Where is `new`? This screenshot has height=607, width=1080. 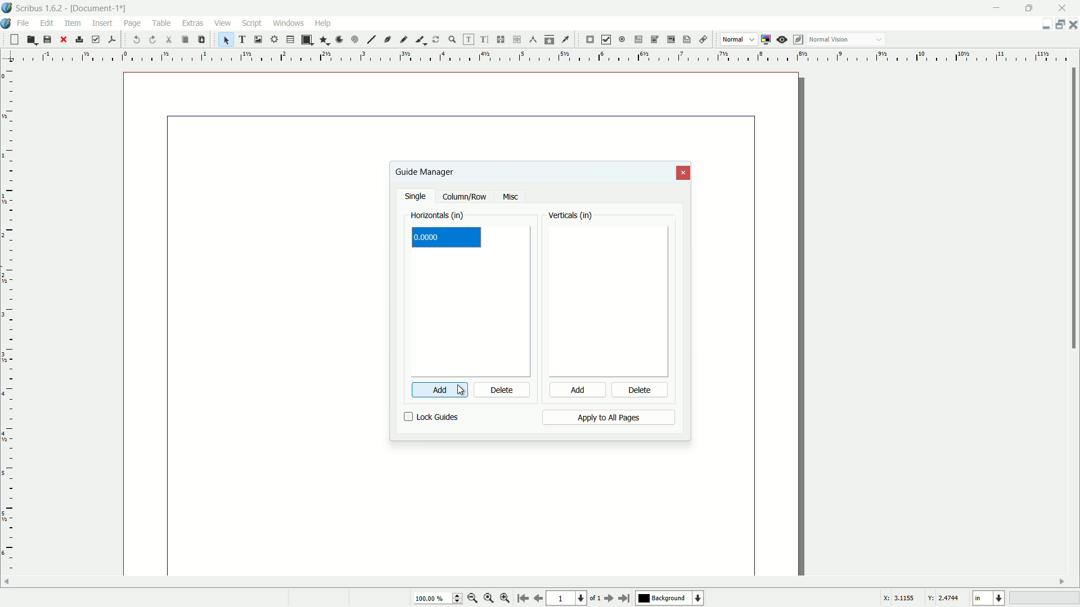
new is located at coordinates (13, 39).